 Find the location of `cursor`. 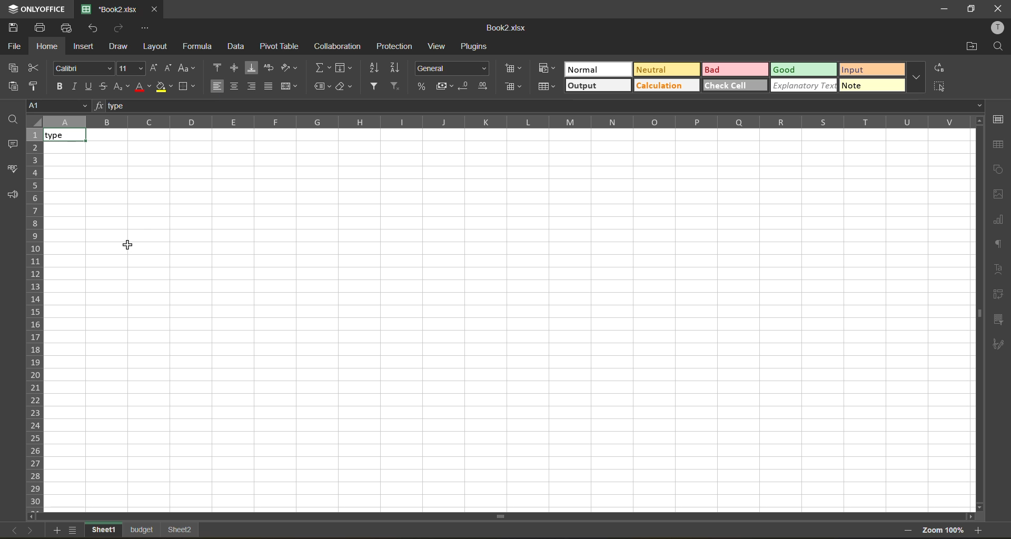

cursor is located at coordinates (128, 247).